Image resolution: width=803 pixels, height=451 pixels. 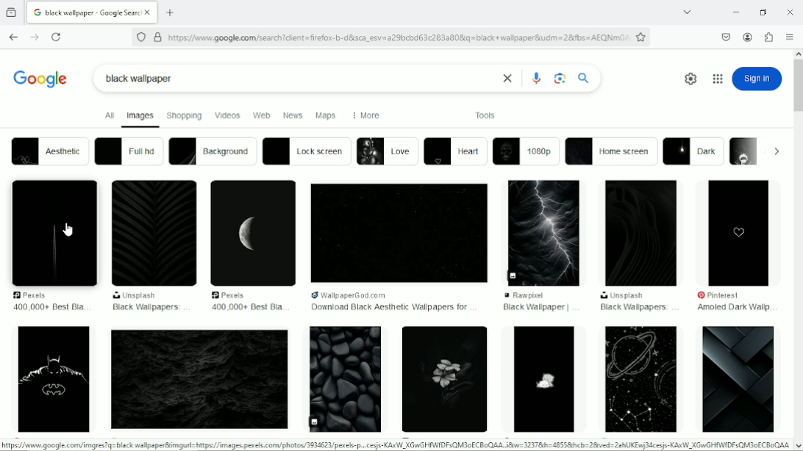 What do you see at coordinates (764, 12) in the screenshot?
I see `restore down` at bounding box center [764, 12].